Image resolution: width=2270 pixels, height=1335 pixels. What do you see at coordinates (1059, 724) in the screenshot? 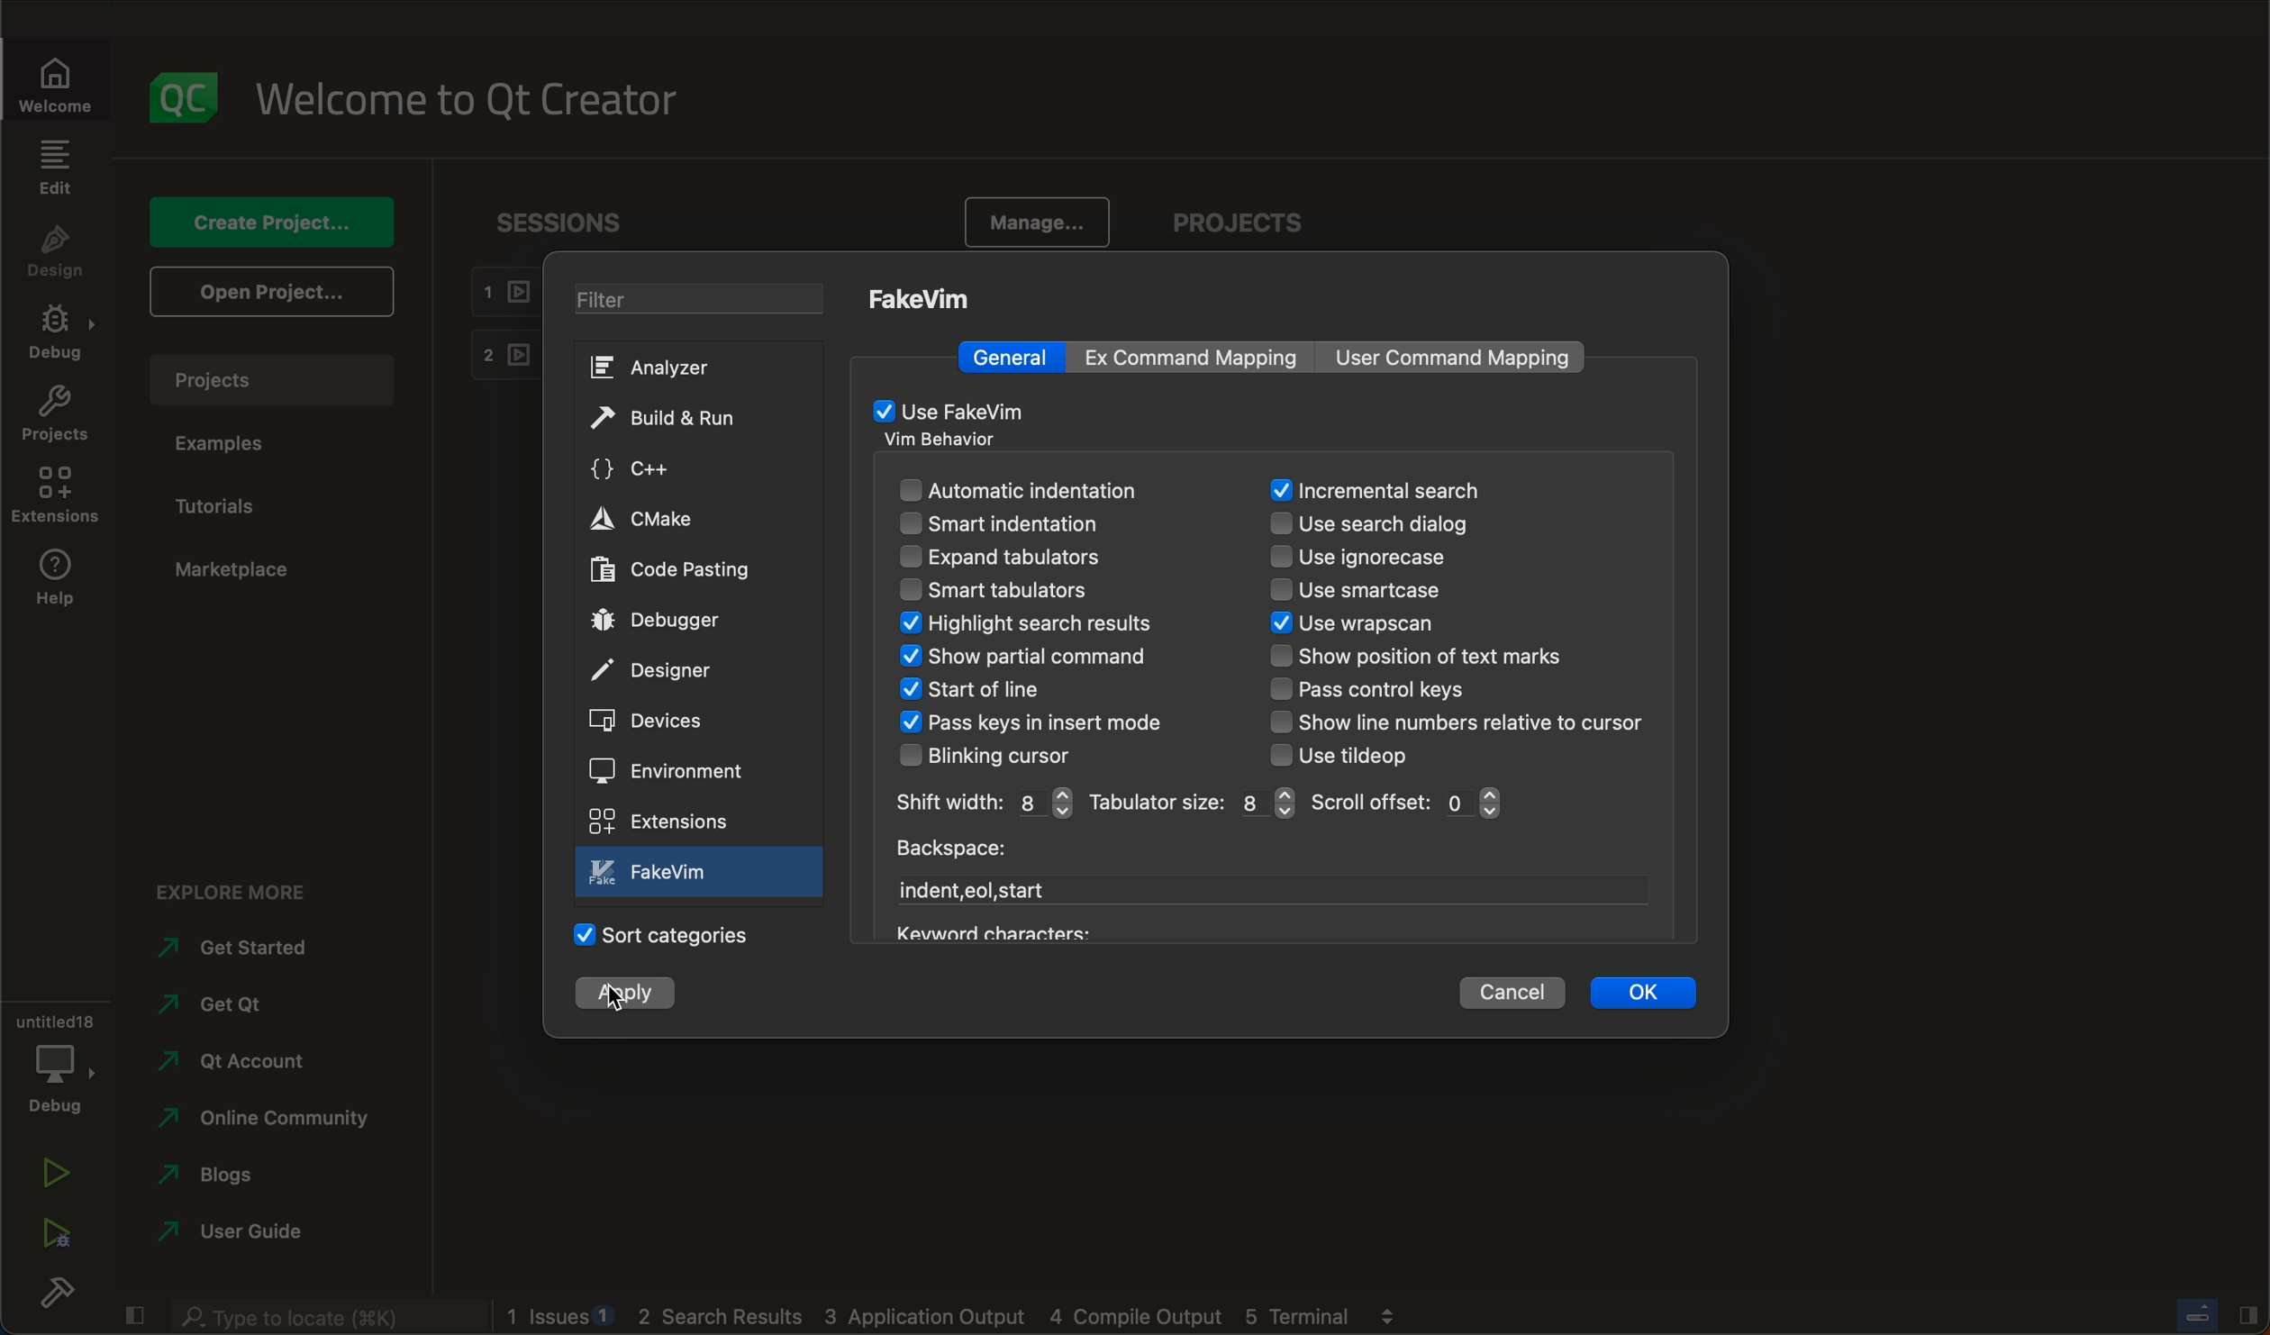
I see `keys in insert mode` at bounding box center [1059, 724].